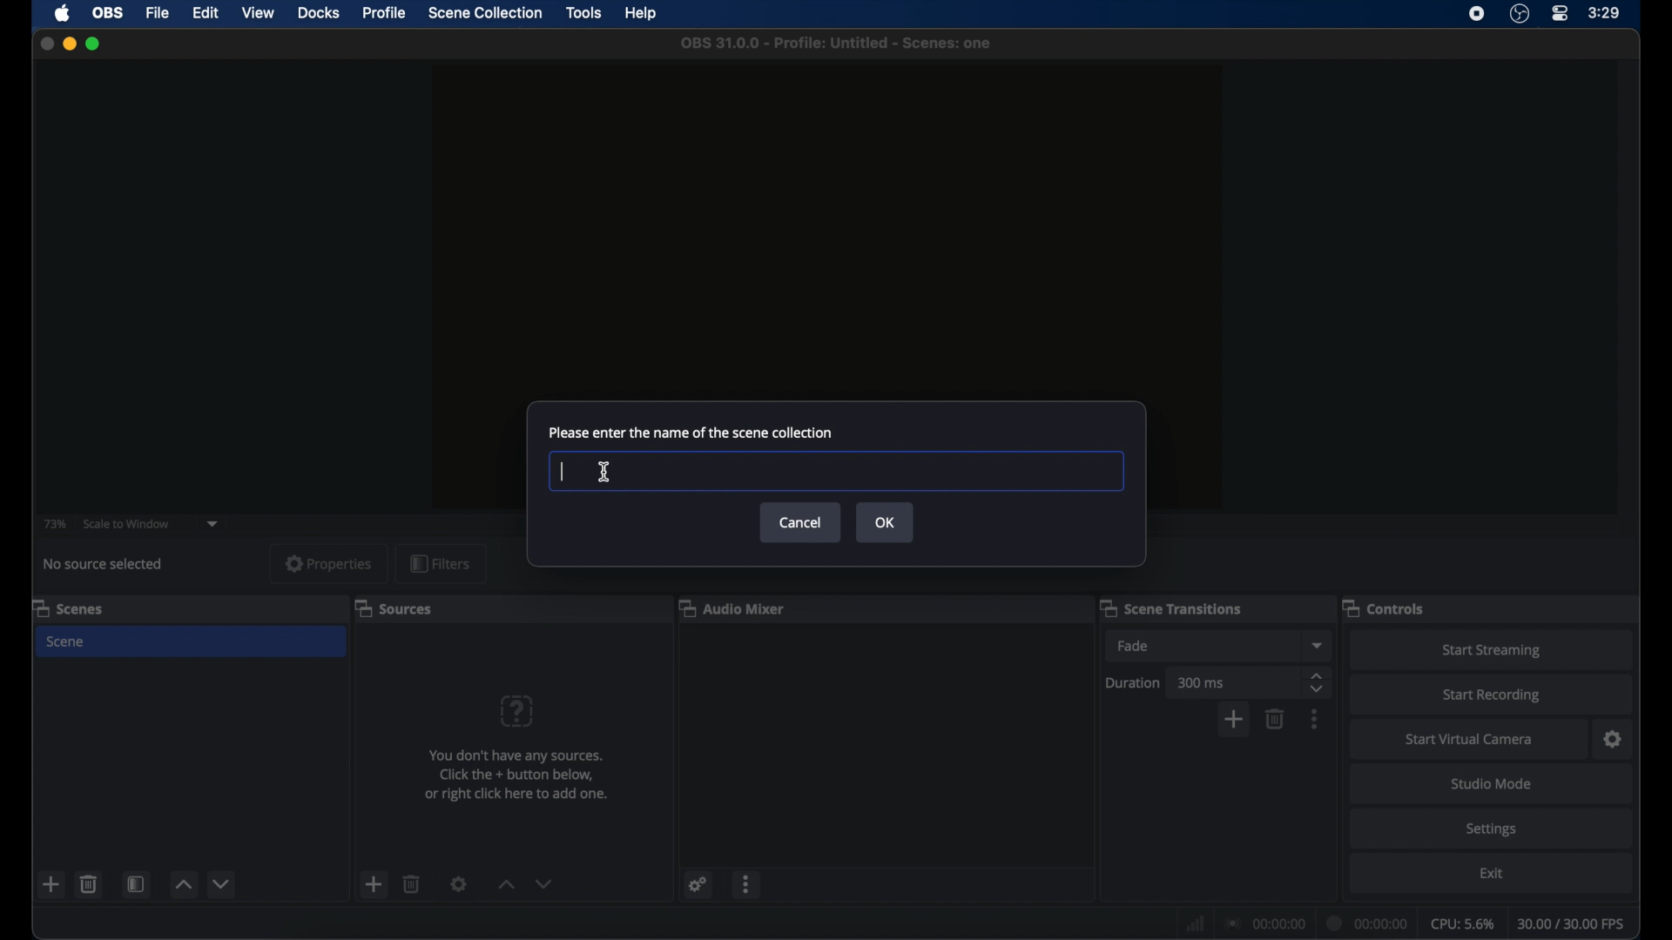  Describe the element at coordinates (1193, 921) in the screenshot. I see `network` at that location.